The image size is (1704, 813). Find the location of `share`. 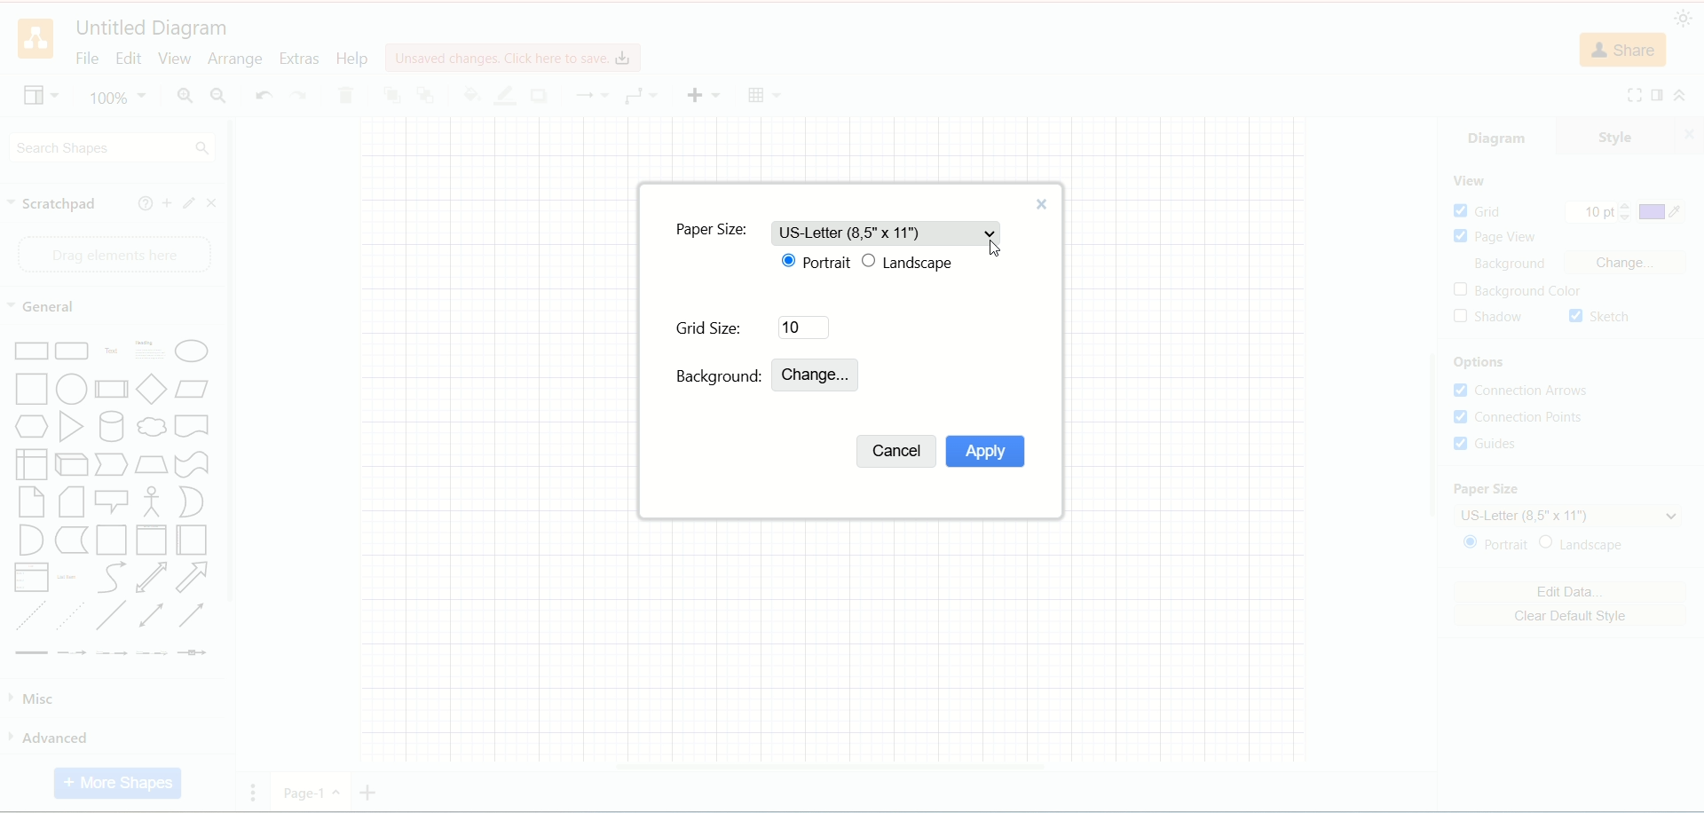

share is located at coordinates (1626, 51).